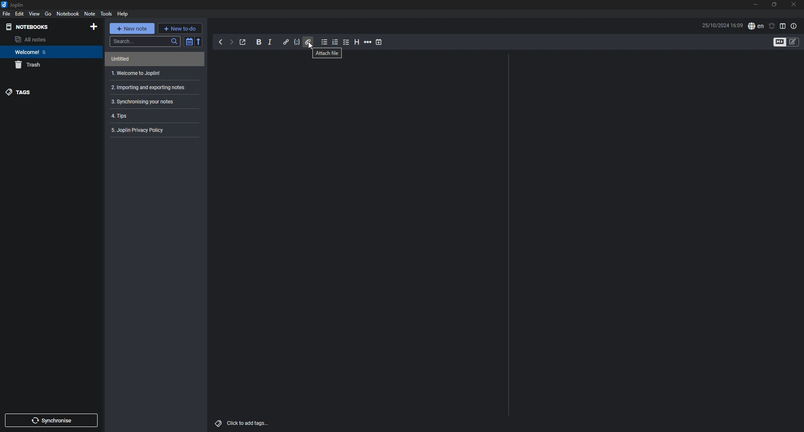  What do you see at coordinates (144, 41) in the screenshot?
I see `search bar` at bounding box center [144, 41].